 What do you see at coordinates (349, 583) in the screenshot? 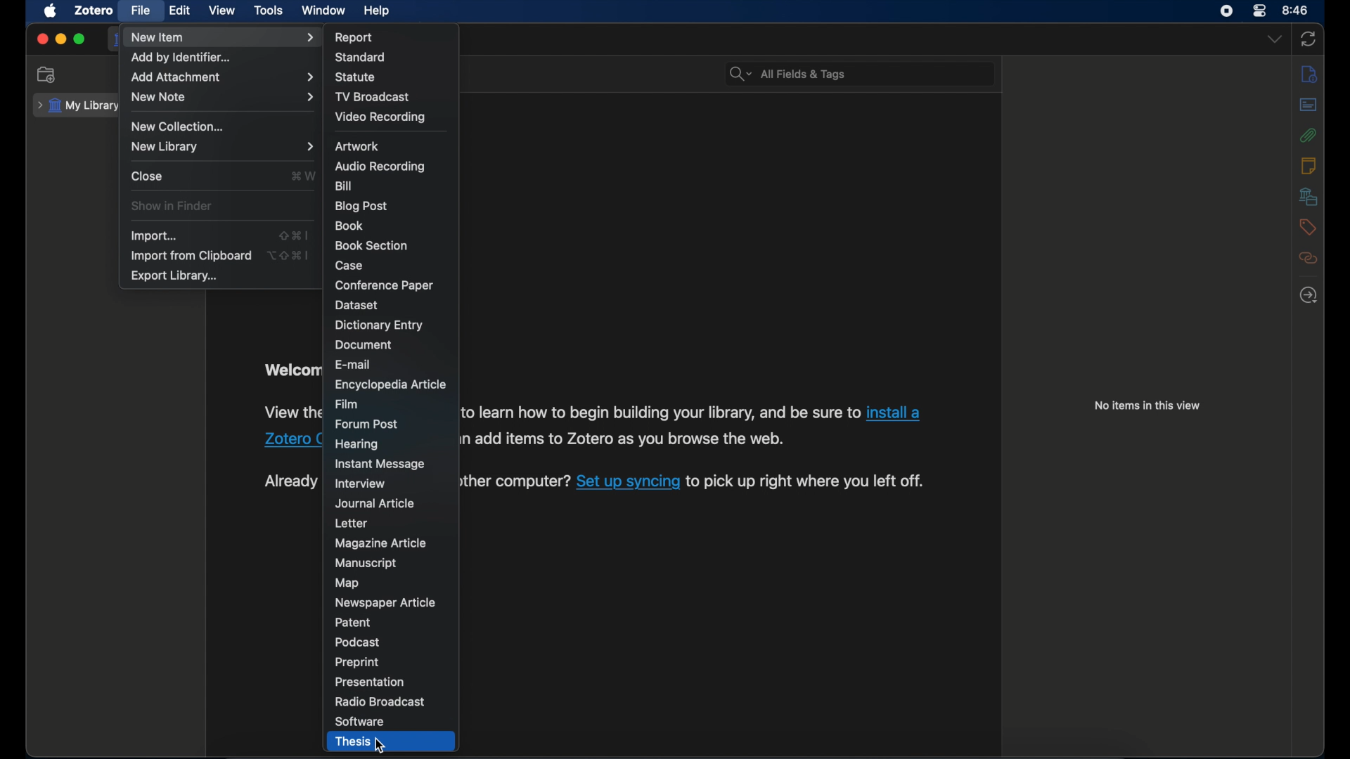
I see `map` at bounding box center [349, 583].